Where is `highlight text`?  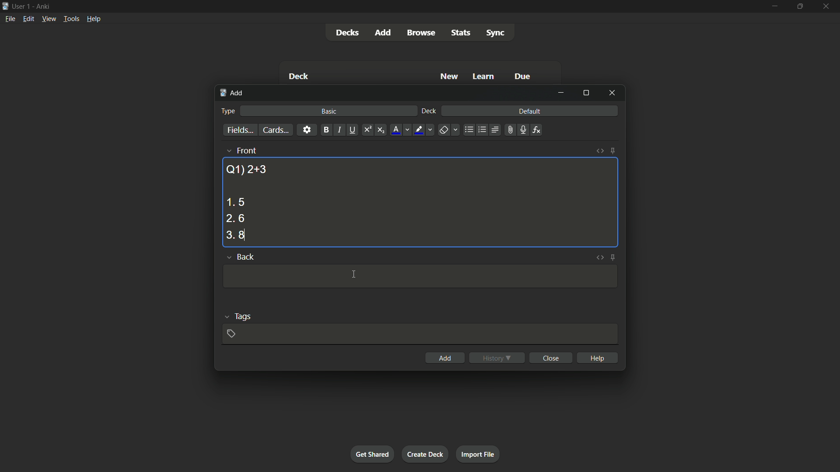 highlight text is located at coordinates (417, 130).